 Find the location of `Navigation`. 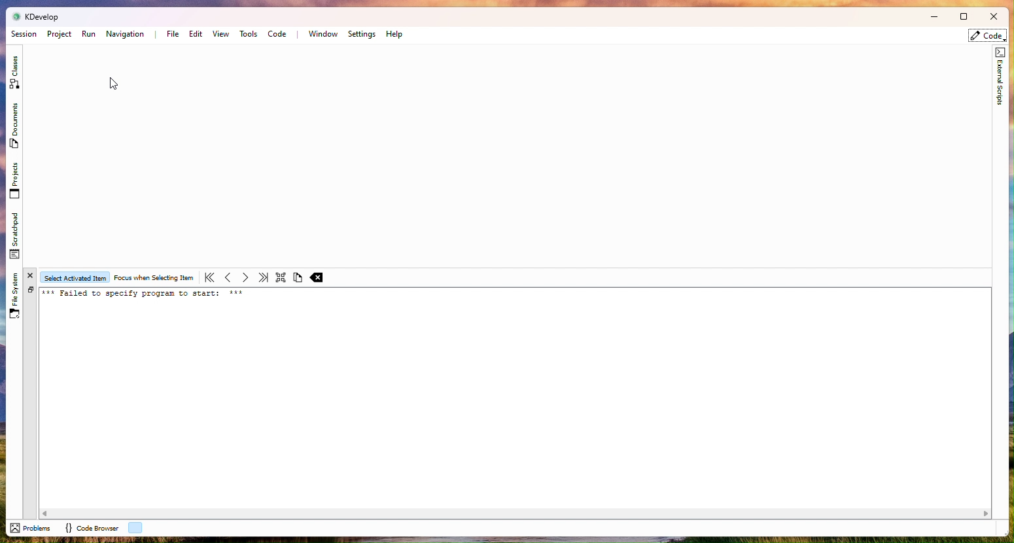

Navigation is located at coordinates (126, 35).